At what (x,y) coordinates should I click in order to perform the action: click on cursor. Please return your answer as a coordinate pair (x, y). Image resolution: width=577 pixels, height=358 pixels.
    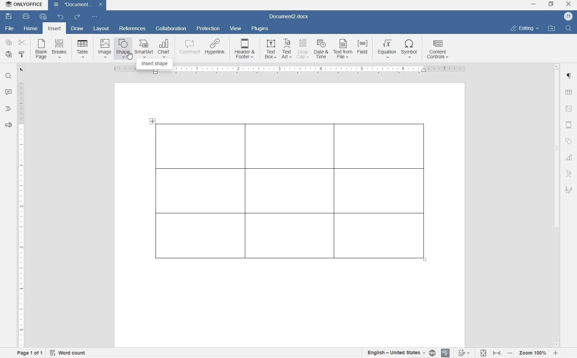
    Looking at the image, I should click on (125, 57).